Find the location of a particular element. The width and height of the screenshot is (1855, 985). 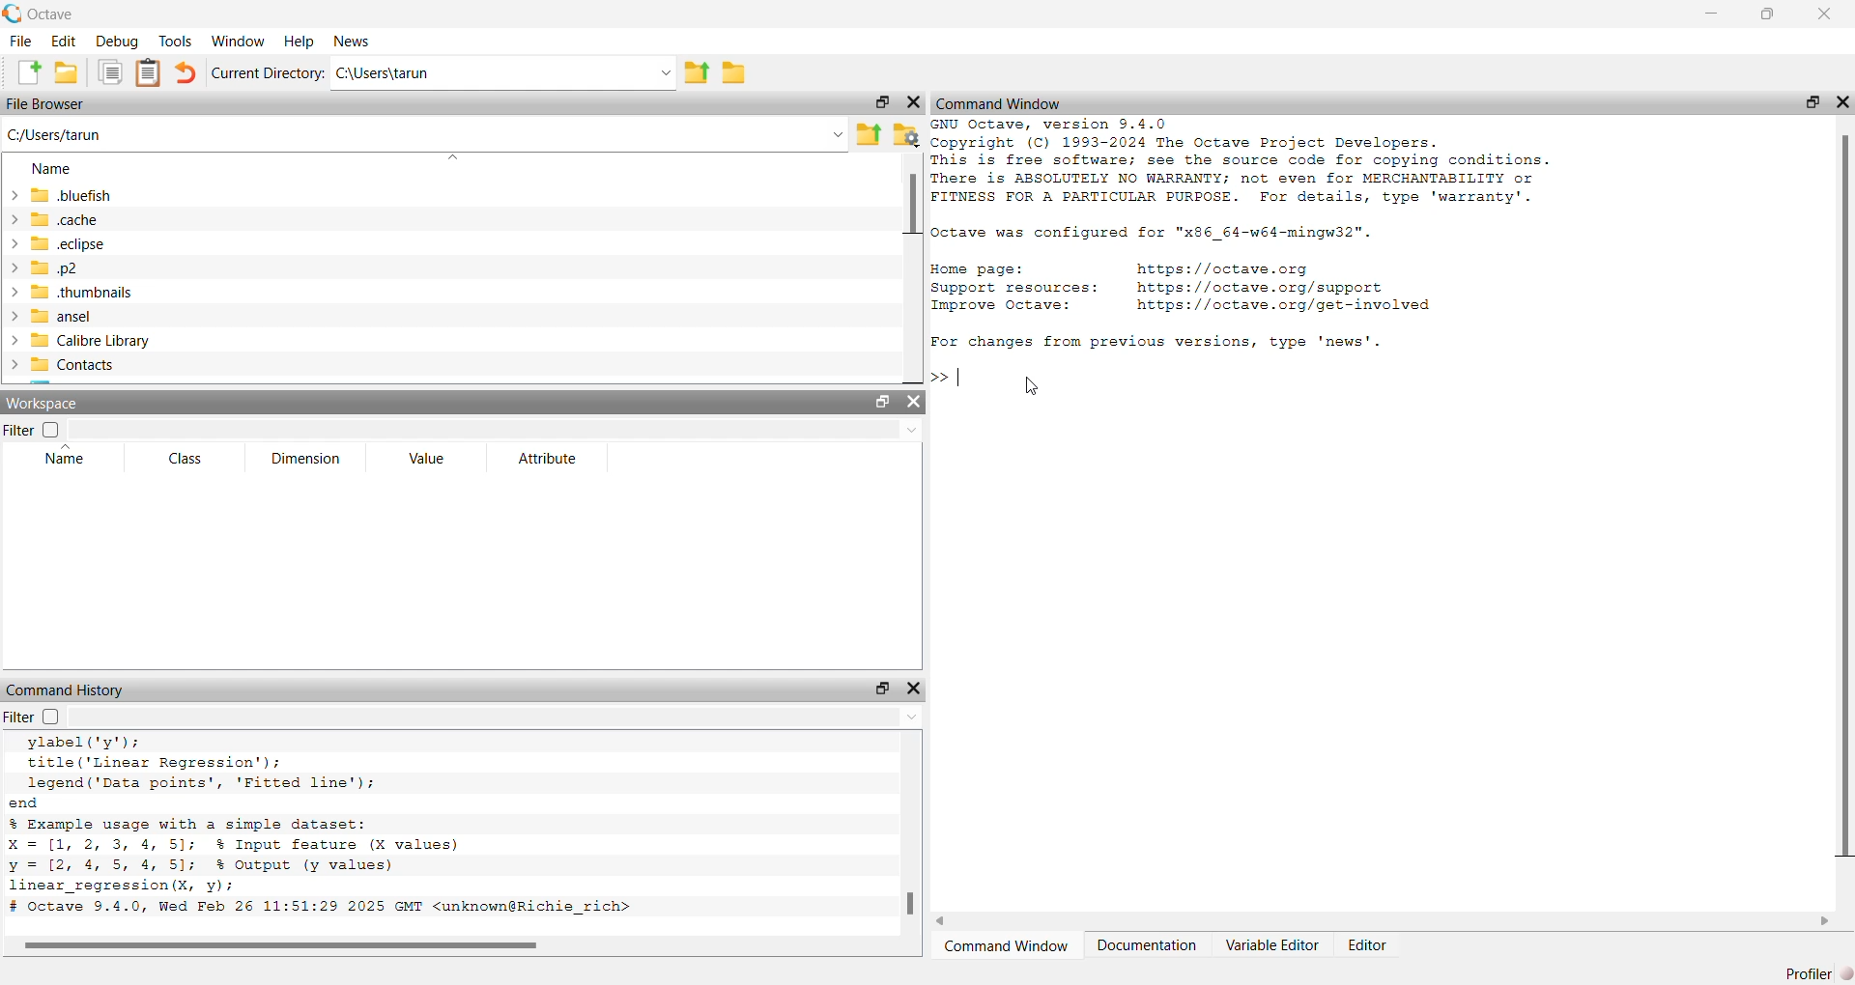

hide widget is located at coordinates (915, 688).